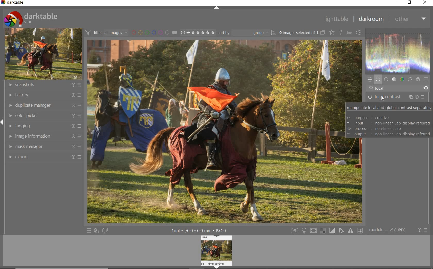 The height and width of the screenshot is (269, 433). What do you see at coordinates (398, 51) in the screenshot?
I see `waveform` at bounding box center [398, 51].